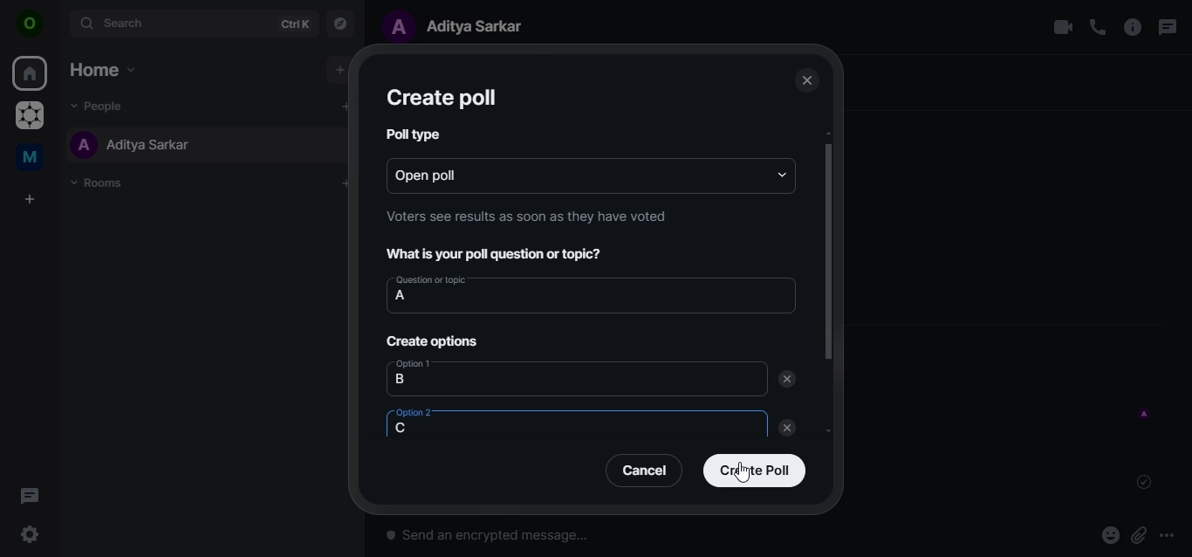 This screenshot has height=557, width=1192. I want to click on video call, so click(1062, 27).